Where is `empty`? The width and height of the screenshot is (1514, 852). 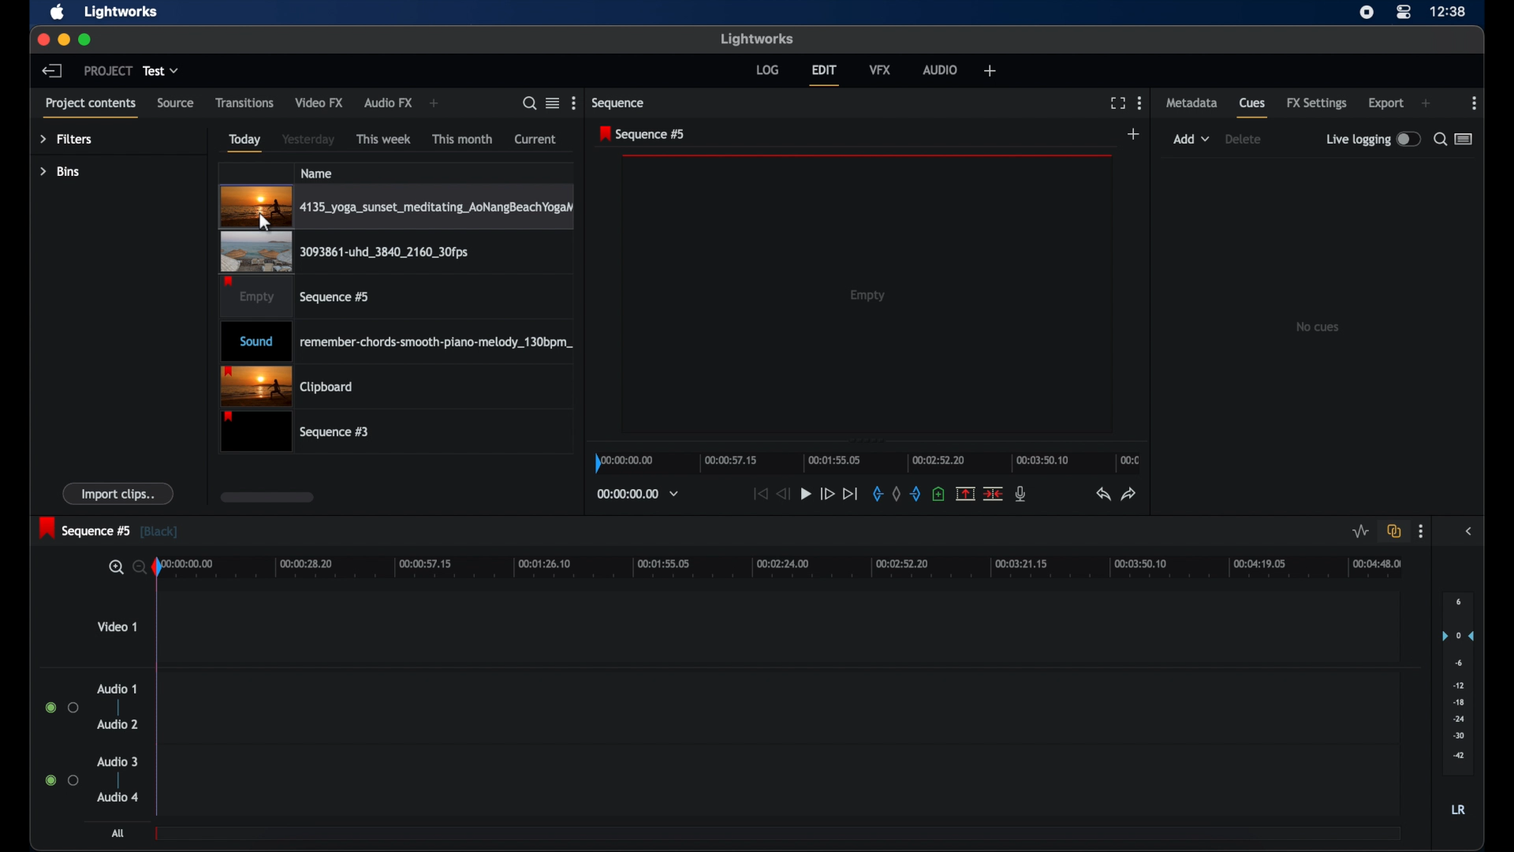 empty is located at coordinates (867, 296).